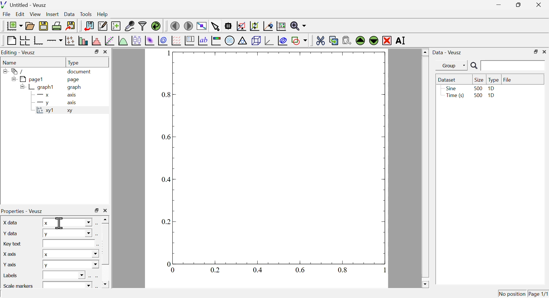  Describe the element at coordinates (535, 51) in the screenshot. I see `maximize` at that location.